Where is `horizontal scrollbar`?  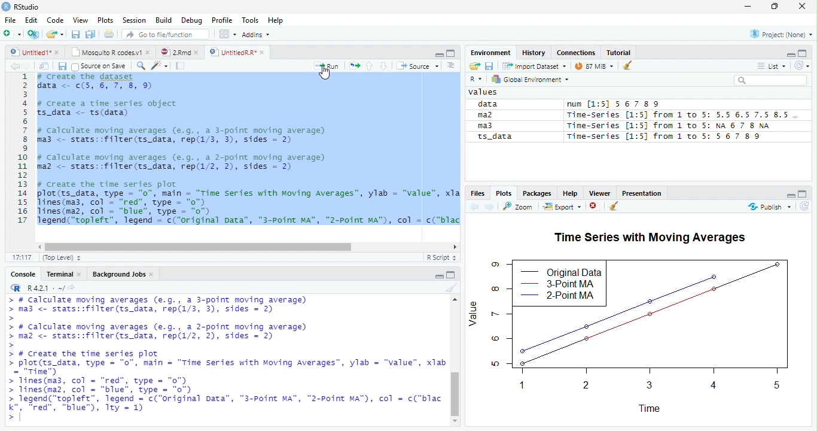 horizontal scrollbar is located at coordinates (199, 247).